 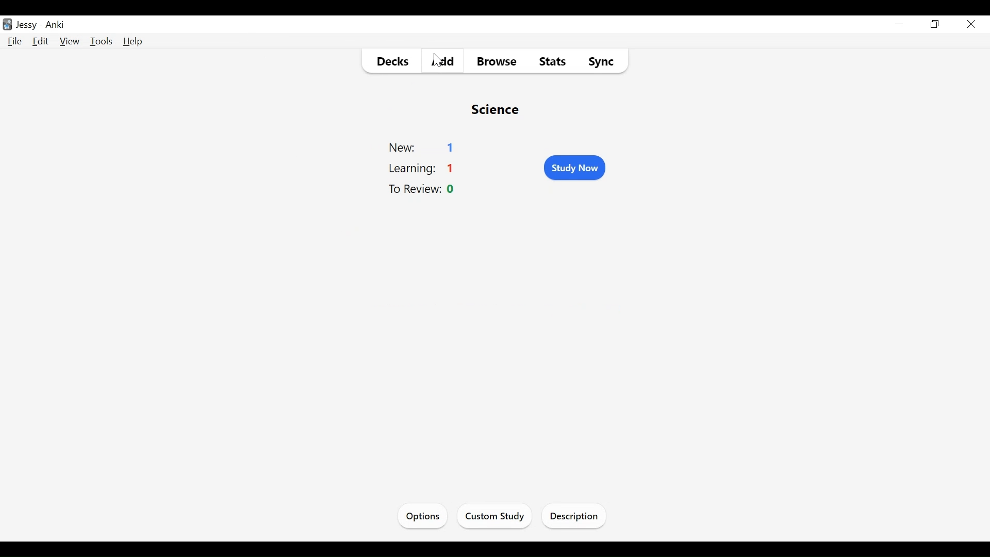 I want to click on File, so click(x=15, y=42).